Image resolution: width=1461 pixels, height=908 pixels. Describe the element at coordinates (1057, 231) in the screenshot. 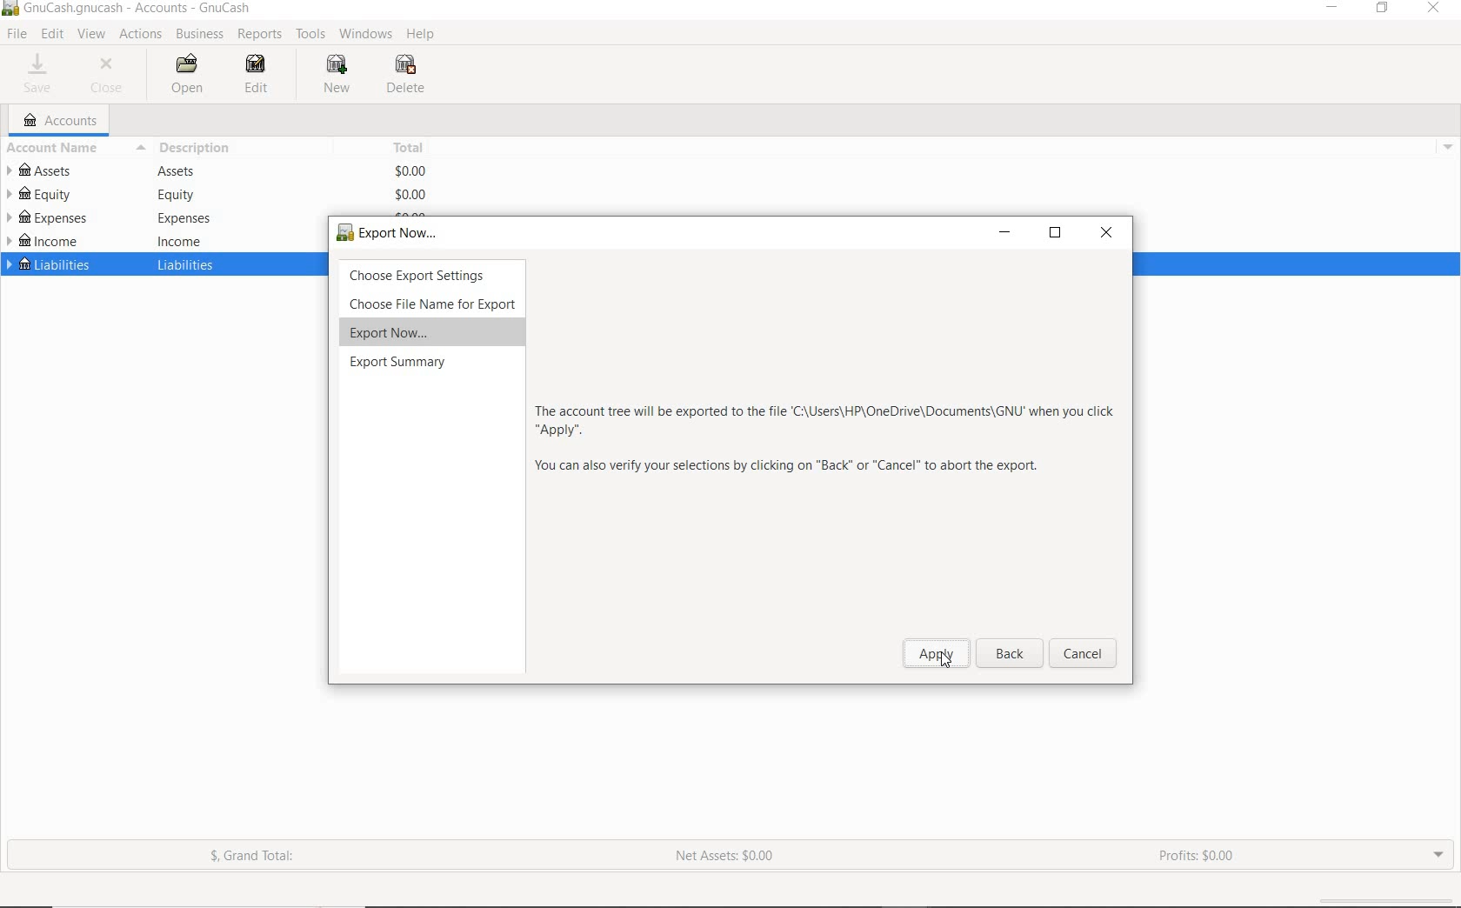

I see `restore` at that location.